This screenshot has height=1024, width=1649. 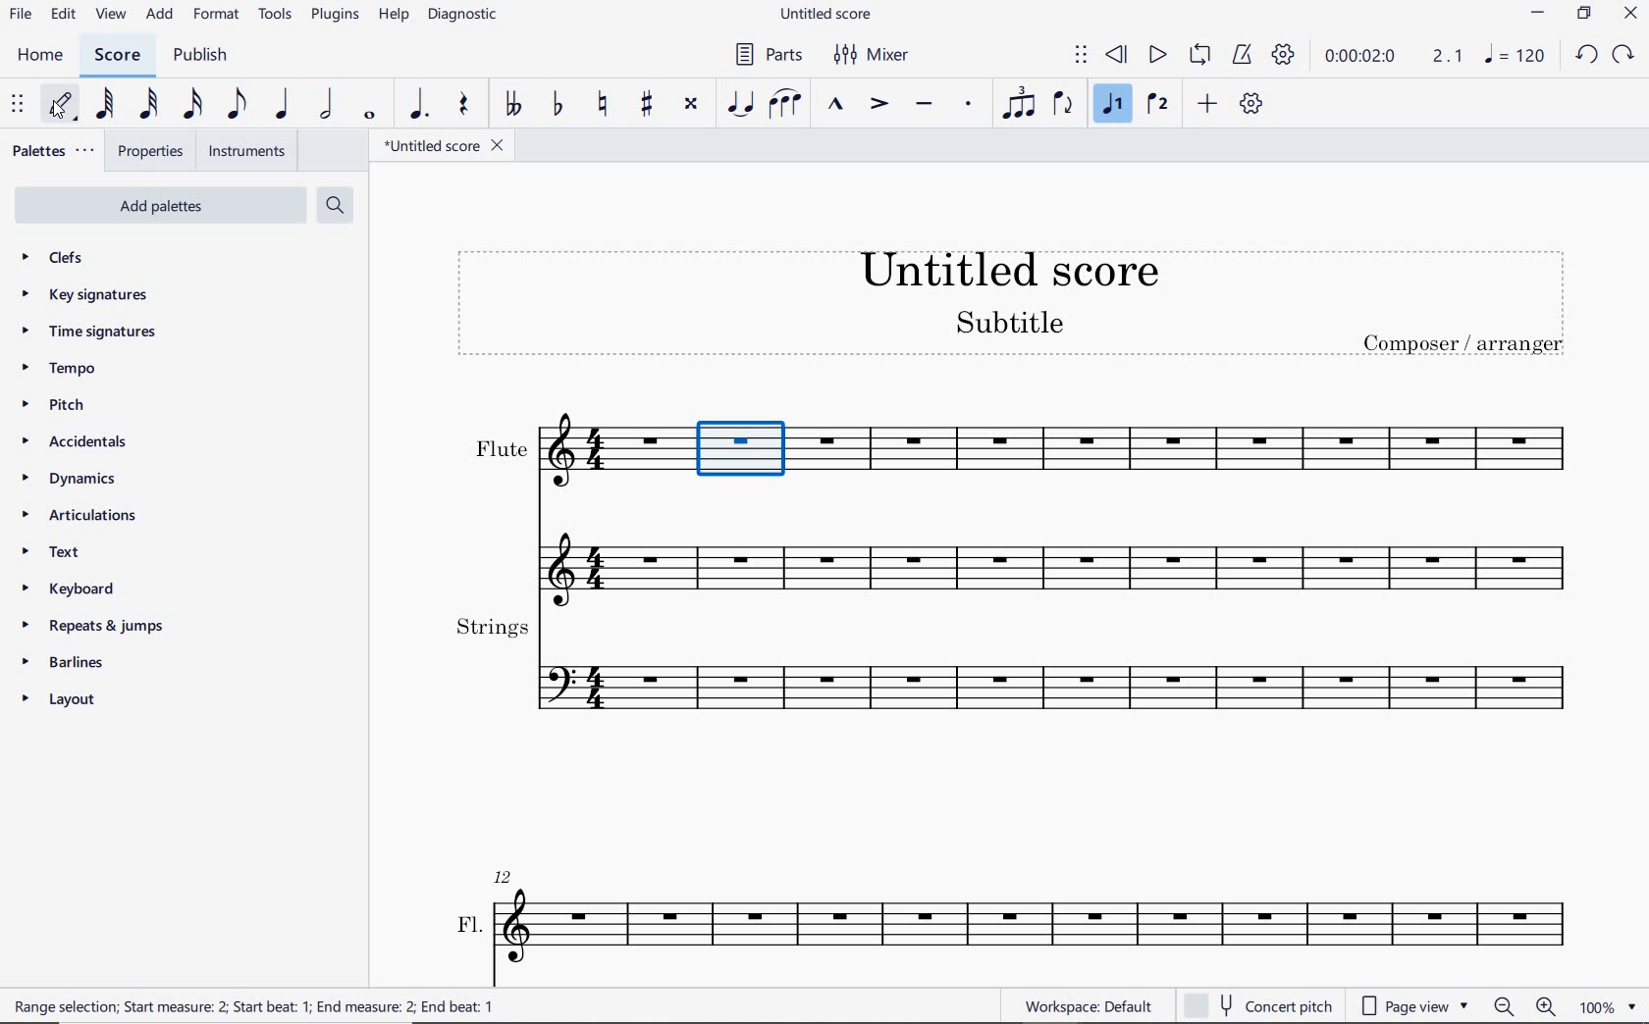 I want to click on STACCATO, so click(x=970, y=105).